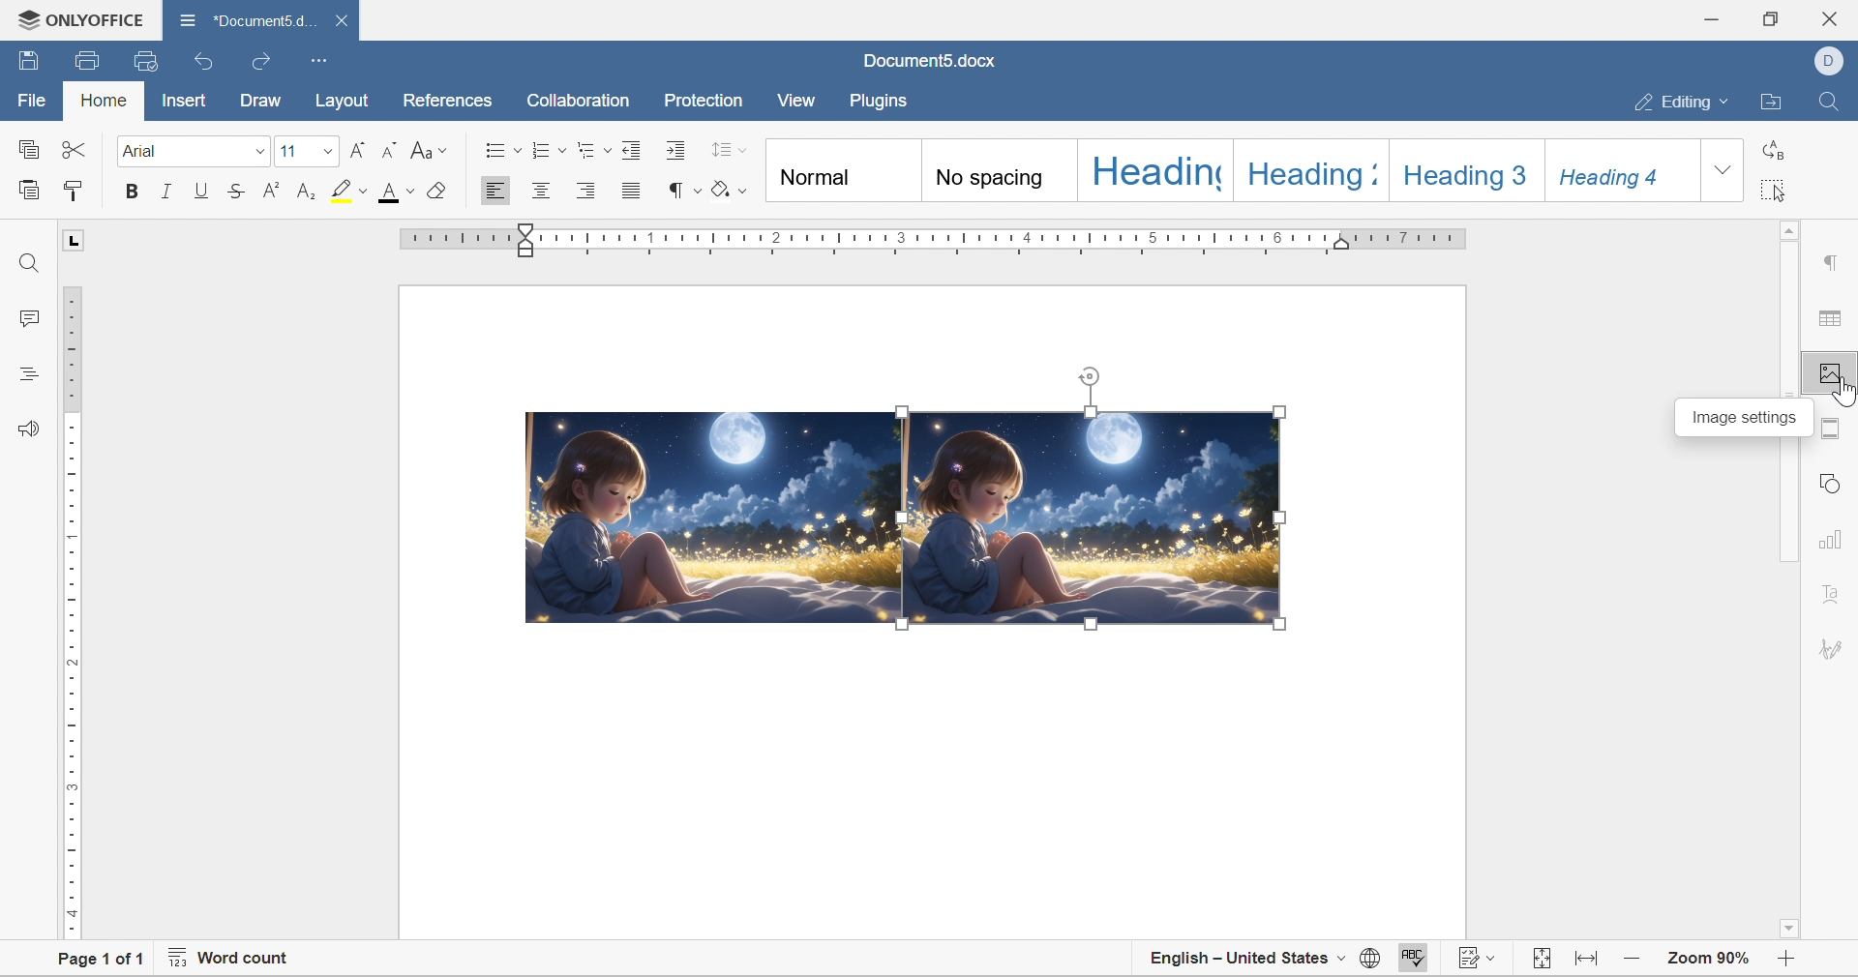  Describe the element at coordinates (1420, 957) in the screenshot. I see `spell checking` at that location.